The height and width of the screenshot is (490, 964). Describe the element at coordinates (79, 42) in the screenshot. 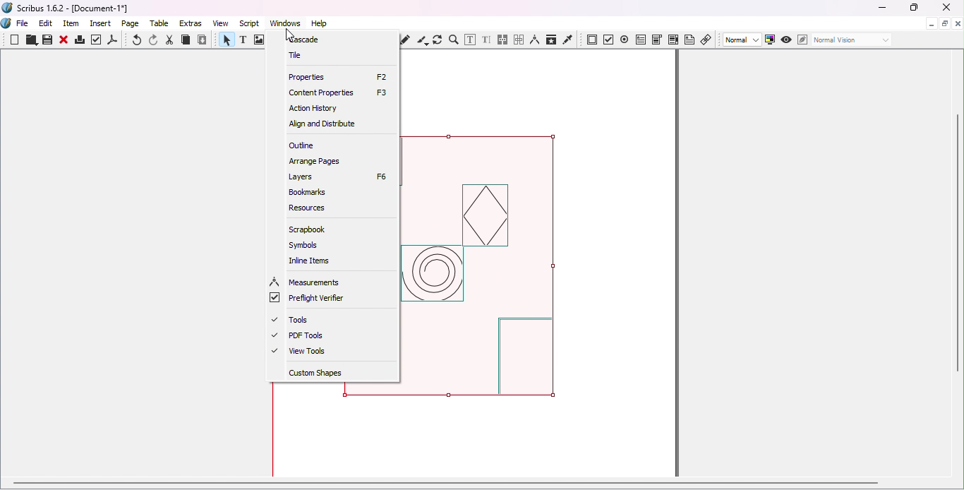

I see `Print` at that location.